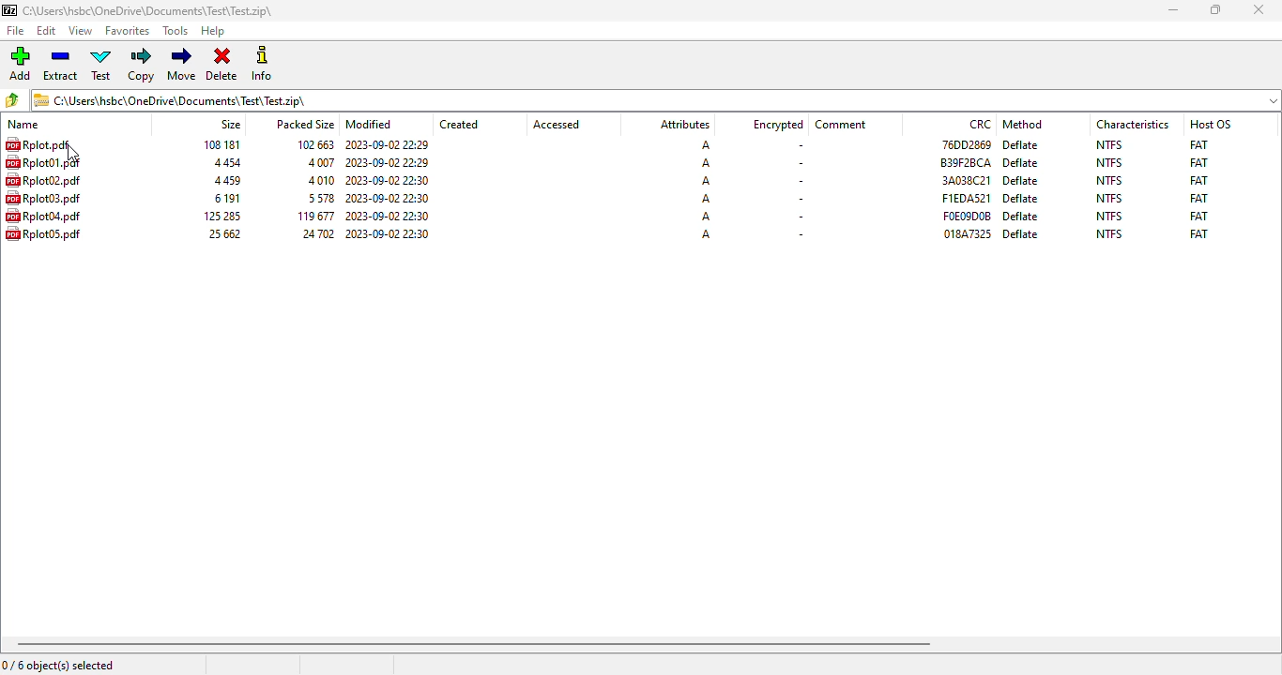 Image resolution: width=1282 pixels, height=675 pixels. What do you see at coordinates (966, 162) in the screenshot?
I see `CRC` at bounding box center [966, 162].